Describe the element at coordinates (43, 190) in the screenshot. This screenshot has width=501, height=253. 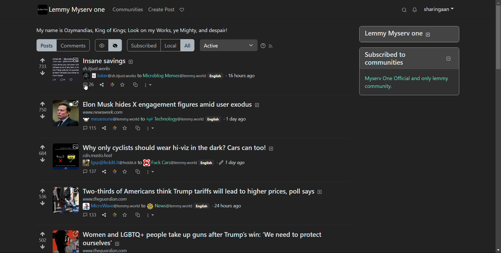
I see `upvotes` at that location.